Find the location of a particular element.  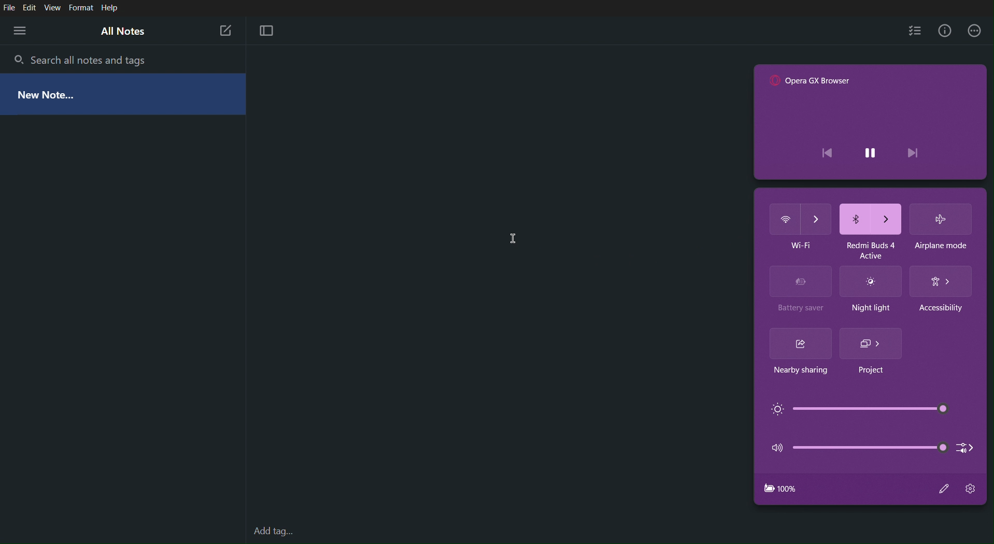

View is located at coordinates (53, 8).